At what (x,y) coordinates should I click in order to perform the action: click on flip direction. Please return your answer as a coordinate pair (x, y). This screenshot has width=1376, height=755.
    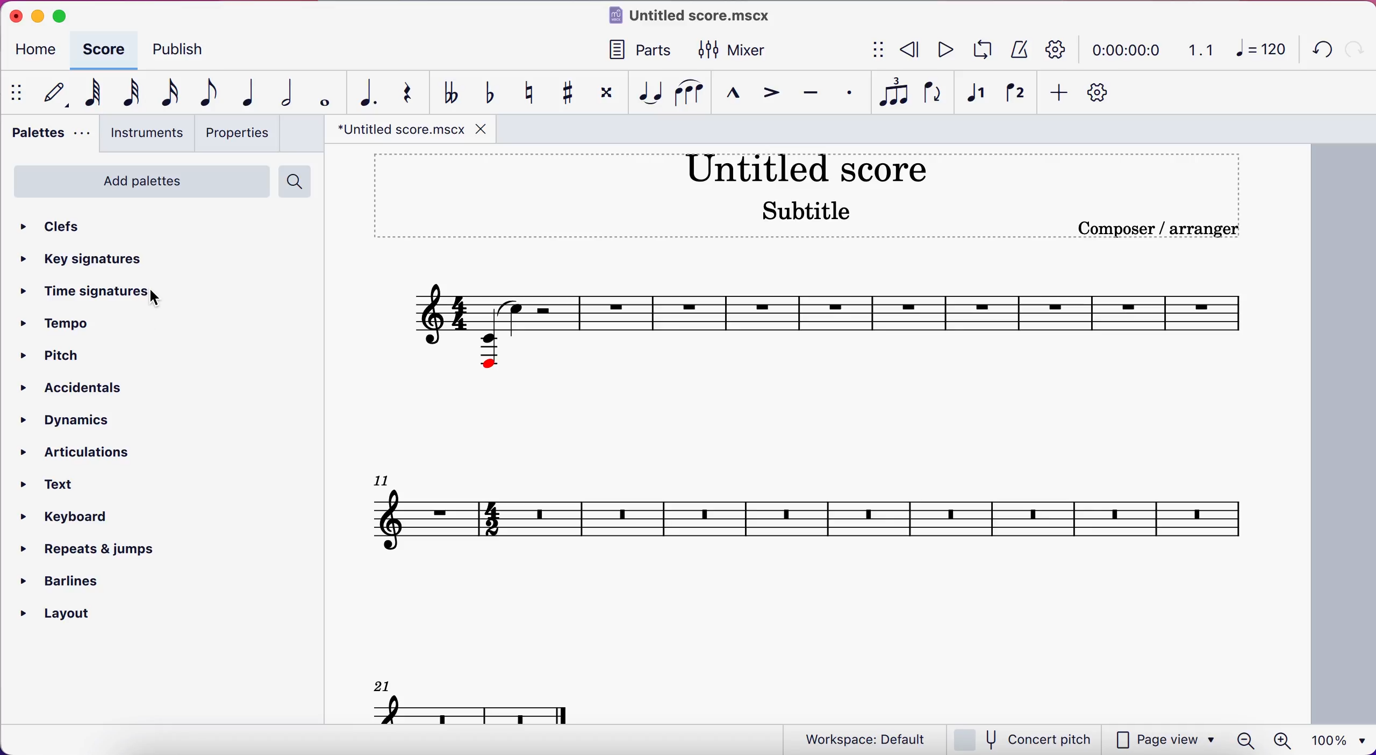
    Looking at the image, I should click on (934, 92).